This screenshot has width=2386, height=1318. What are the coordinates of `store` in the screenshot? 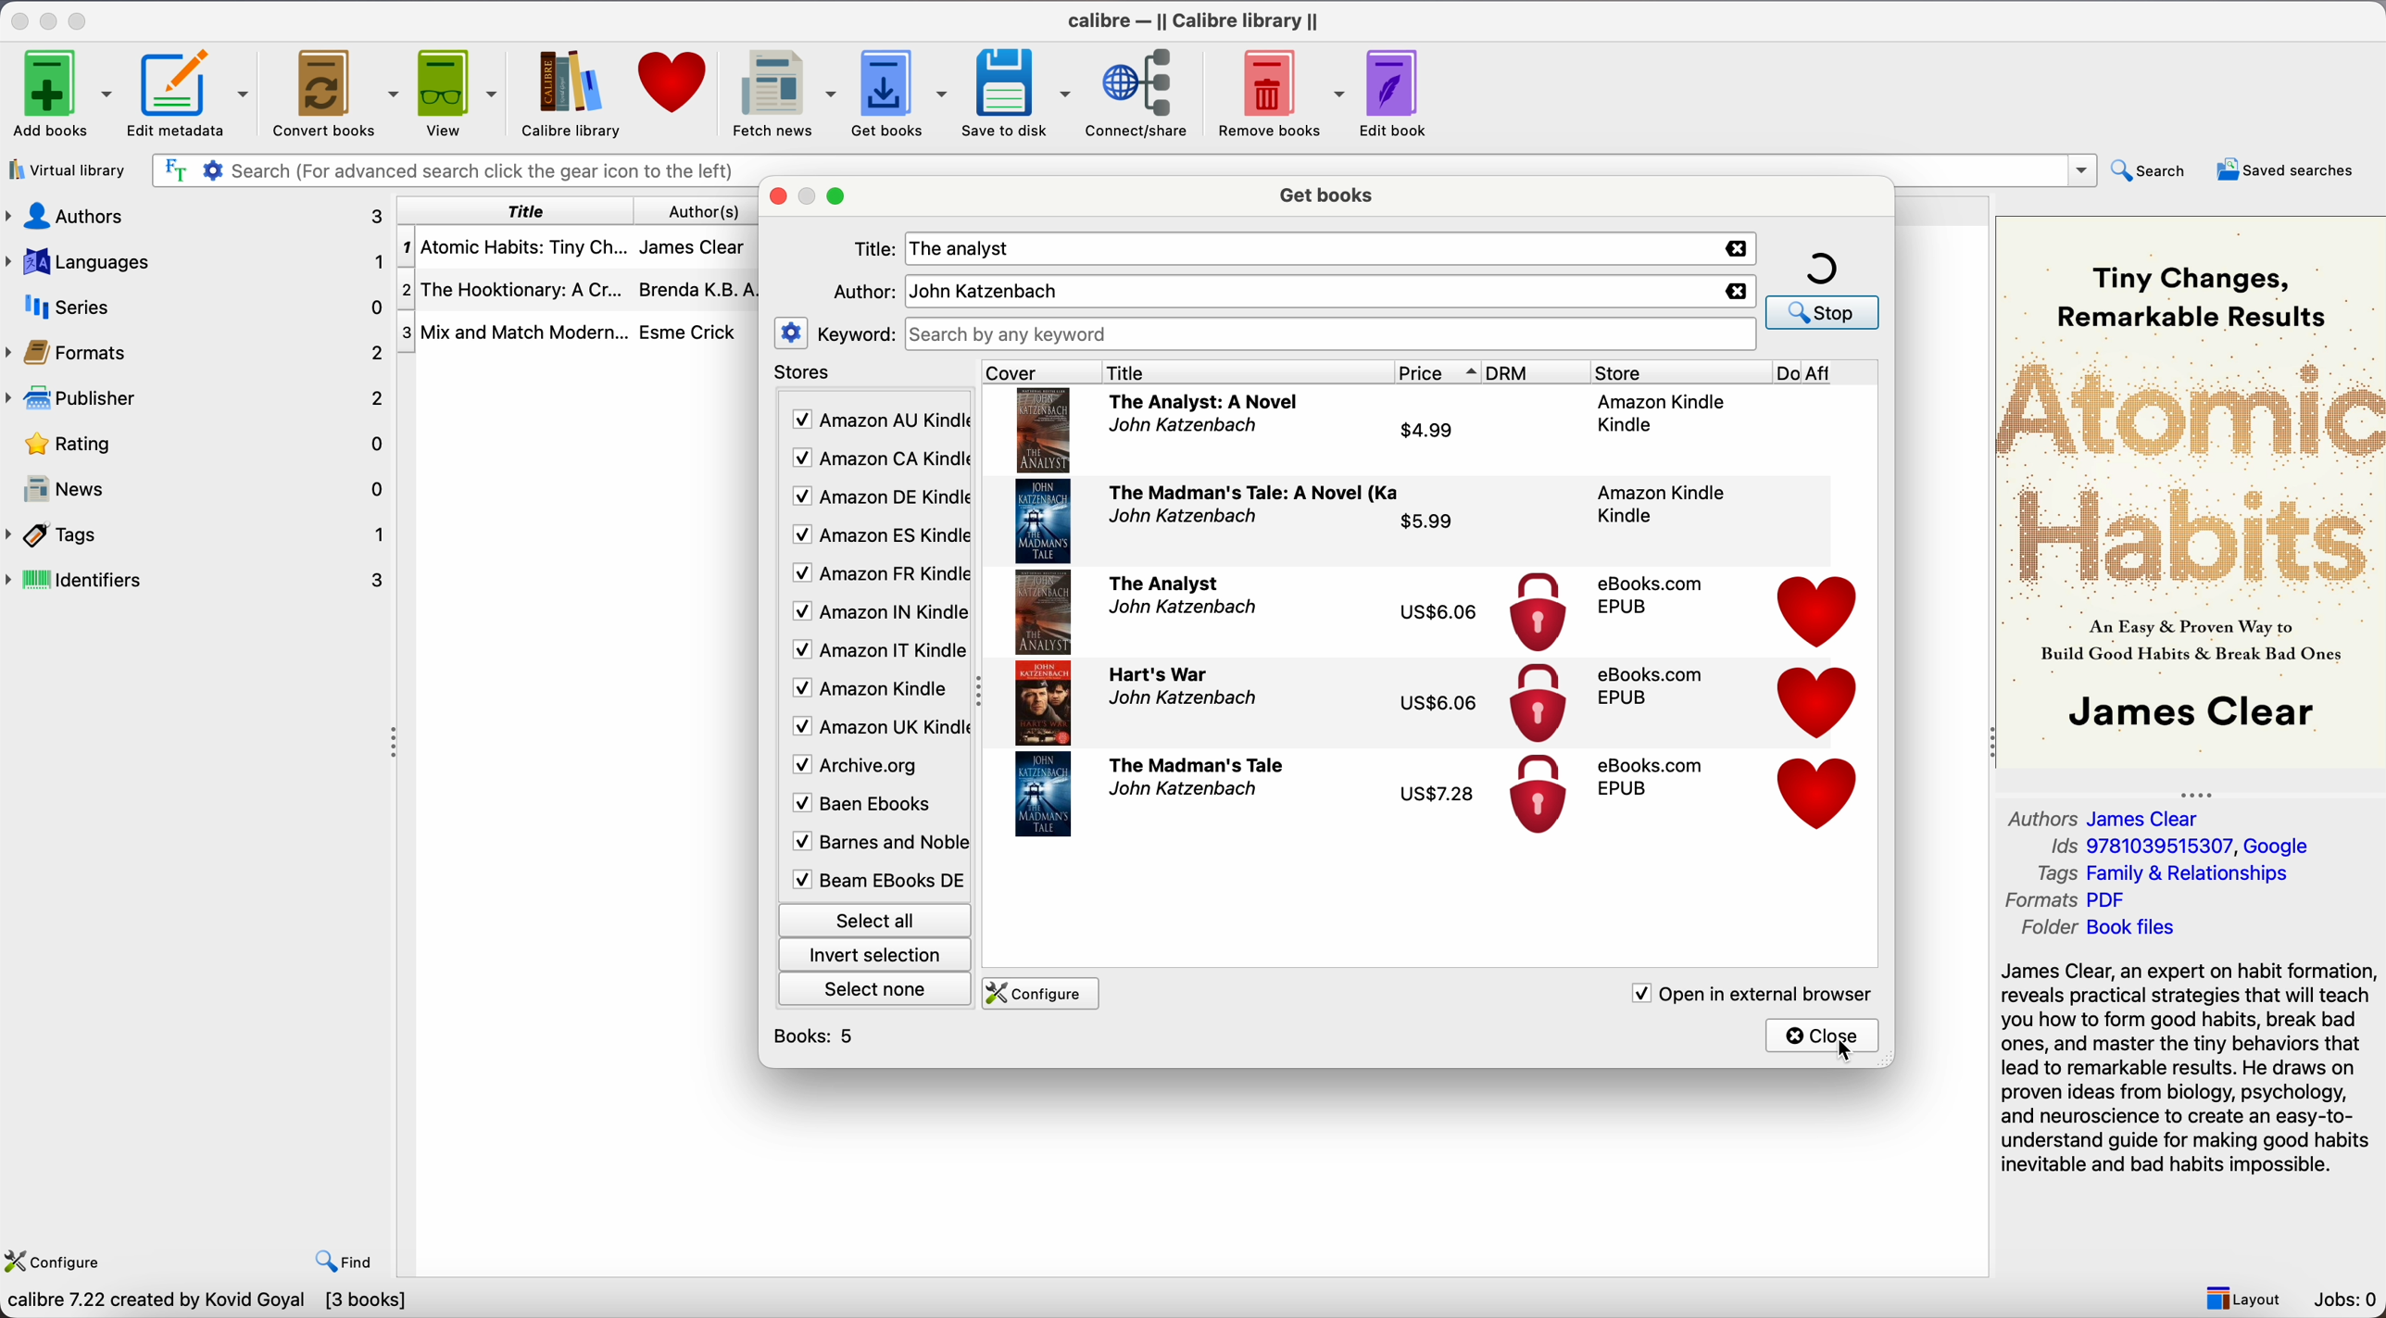 It's located at (1679, 372).